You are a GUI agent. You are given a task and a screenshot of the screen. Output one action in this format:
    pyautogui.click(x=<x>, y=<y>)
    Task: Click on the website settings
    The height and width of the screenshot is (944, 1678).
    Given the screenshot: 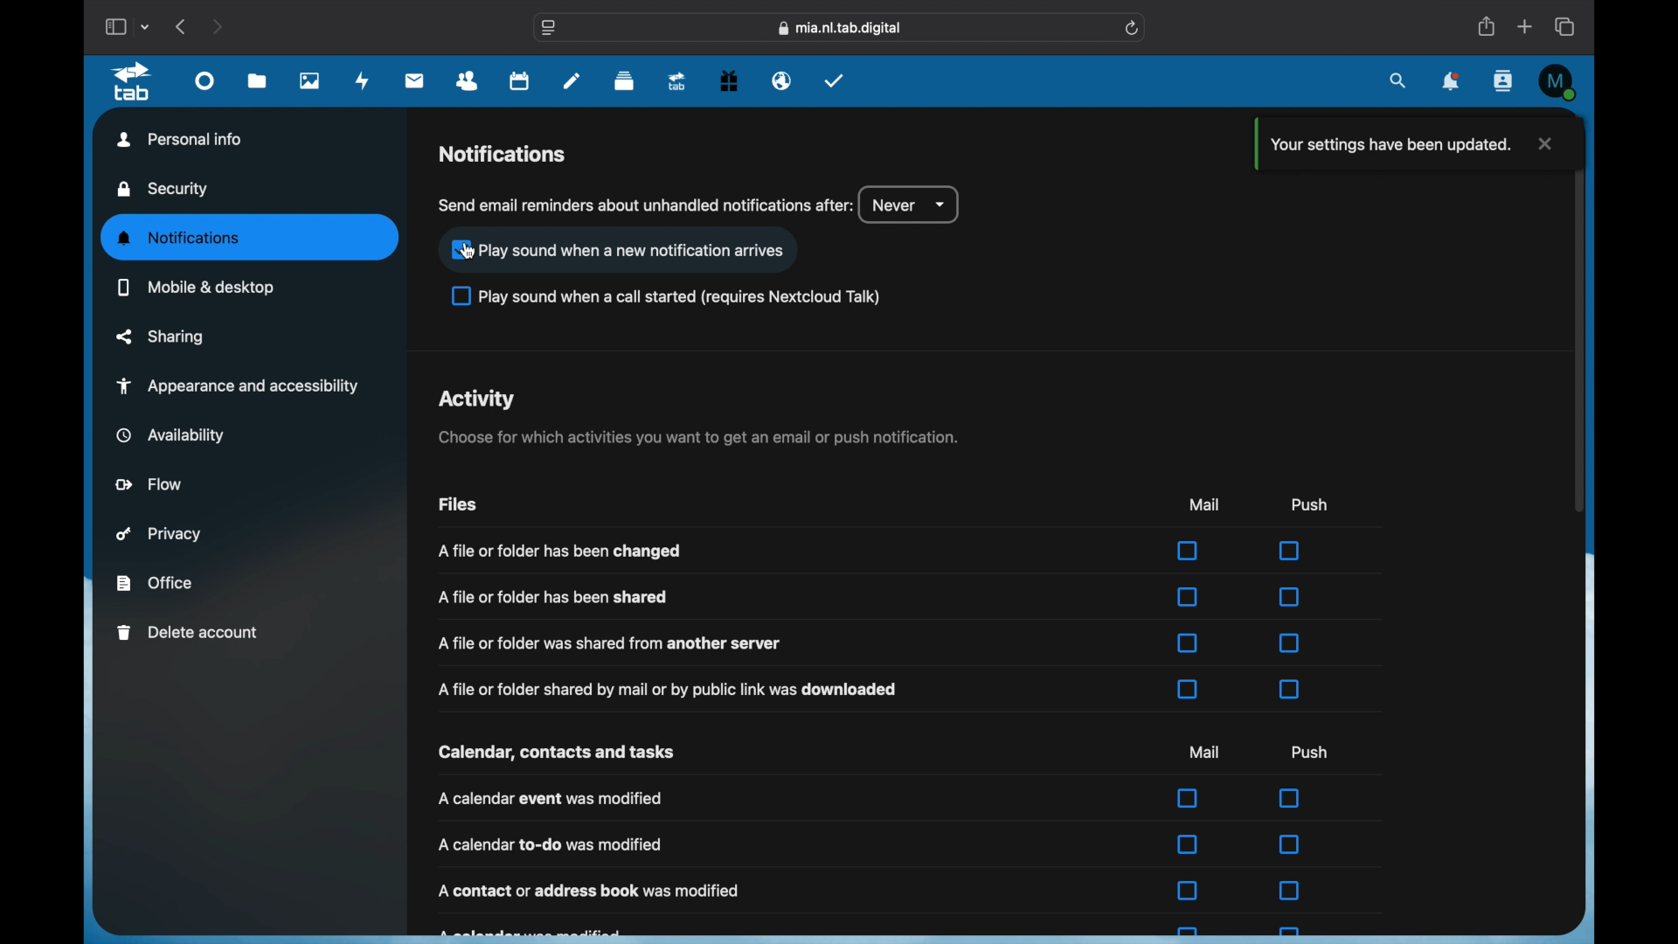 What is the action you would take?
    pyautogui.click(x=549, y=29)
    